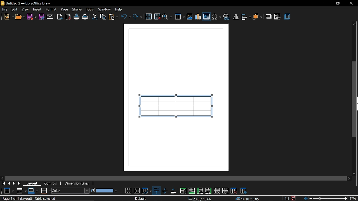 The image size is (358, 201). What do you see at coordinates (60, 17) in the screenshot?
I see `export as` at bounding box center [60, 17].